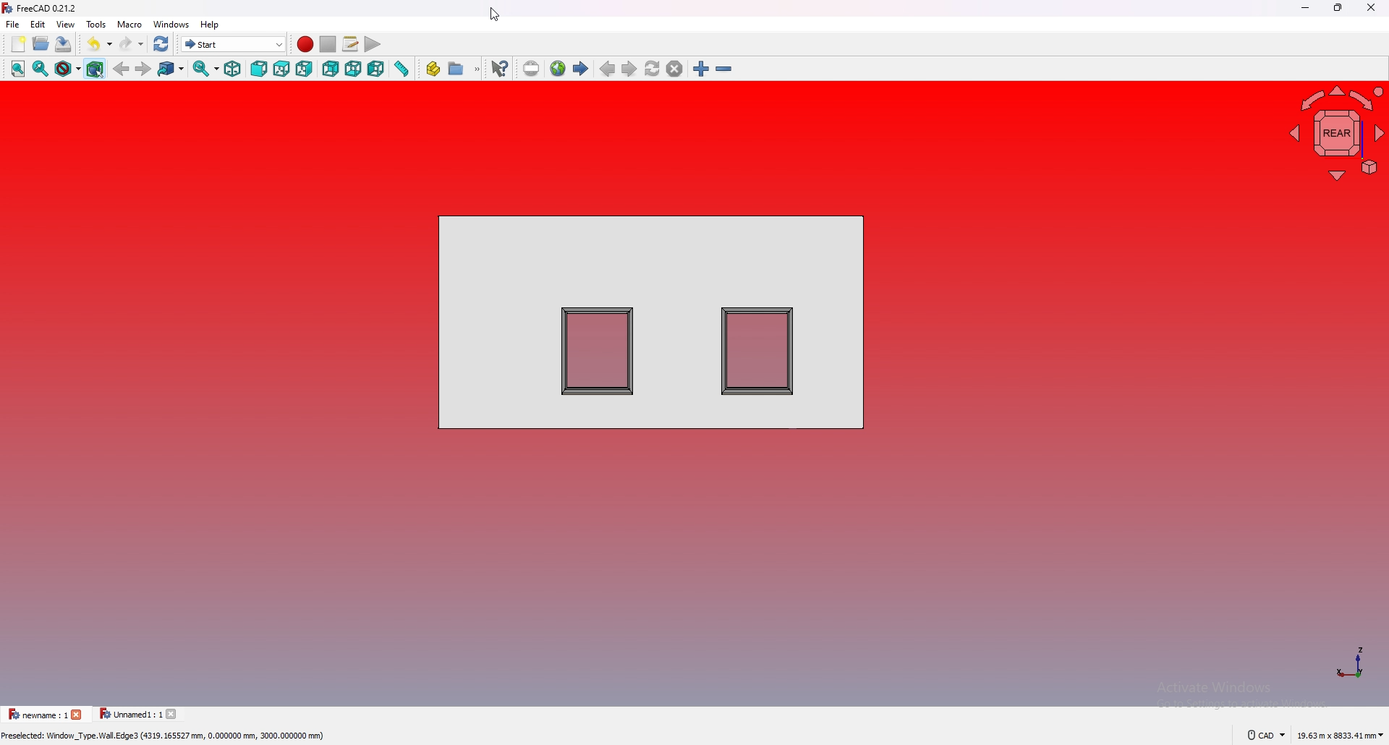 The image size is (1389, 745). Describe the element at coordinates (64, 43) in the screenshot. I see `save` at that location.